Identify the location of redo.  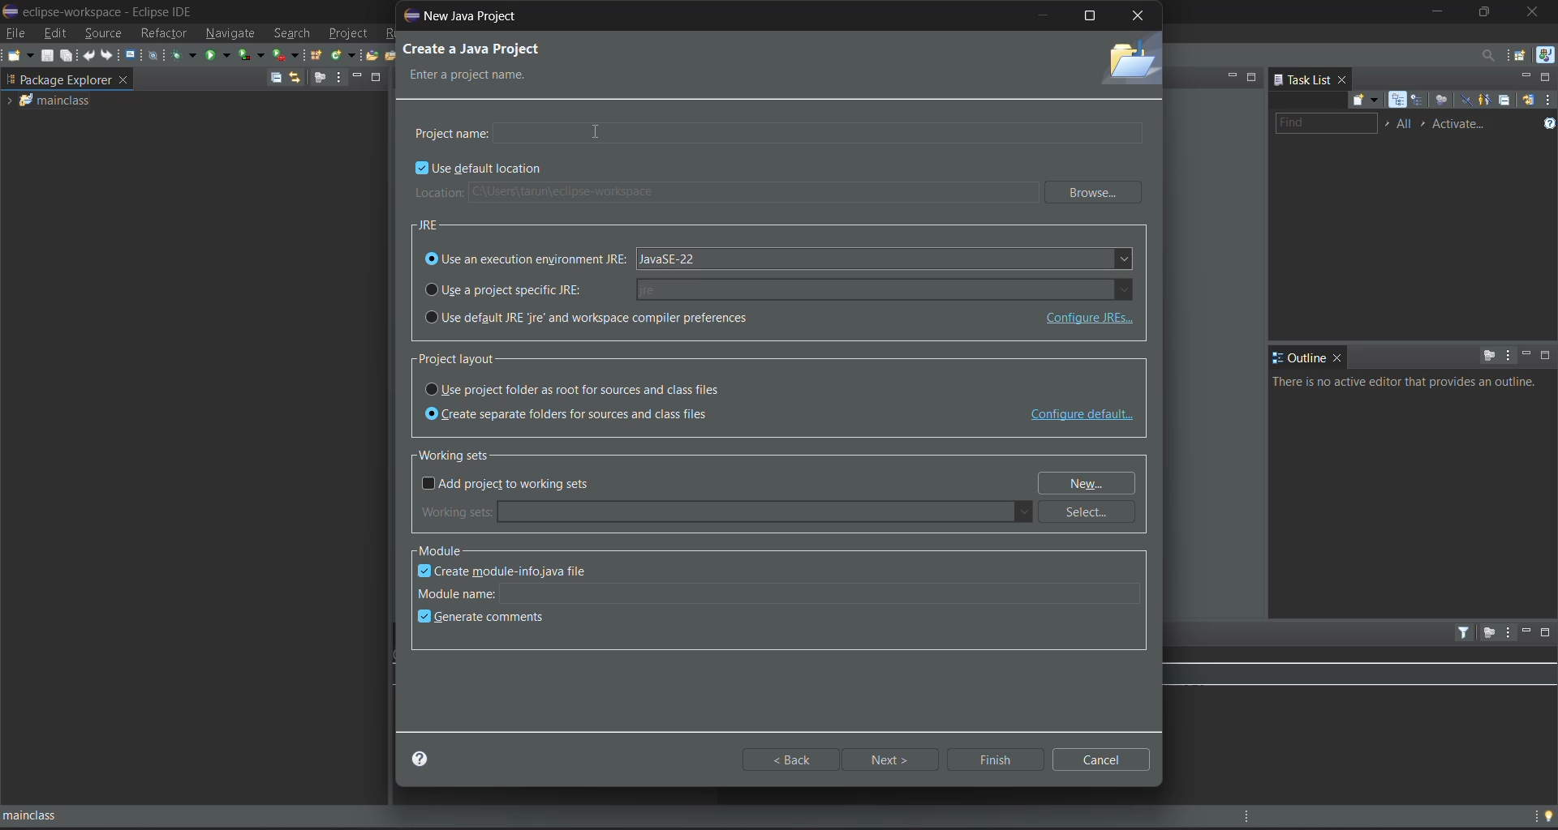
(108, 54).